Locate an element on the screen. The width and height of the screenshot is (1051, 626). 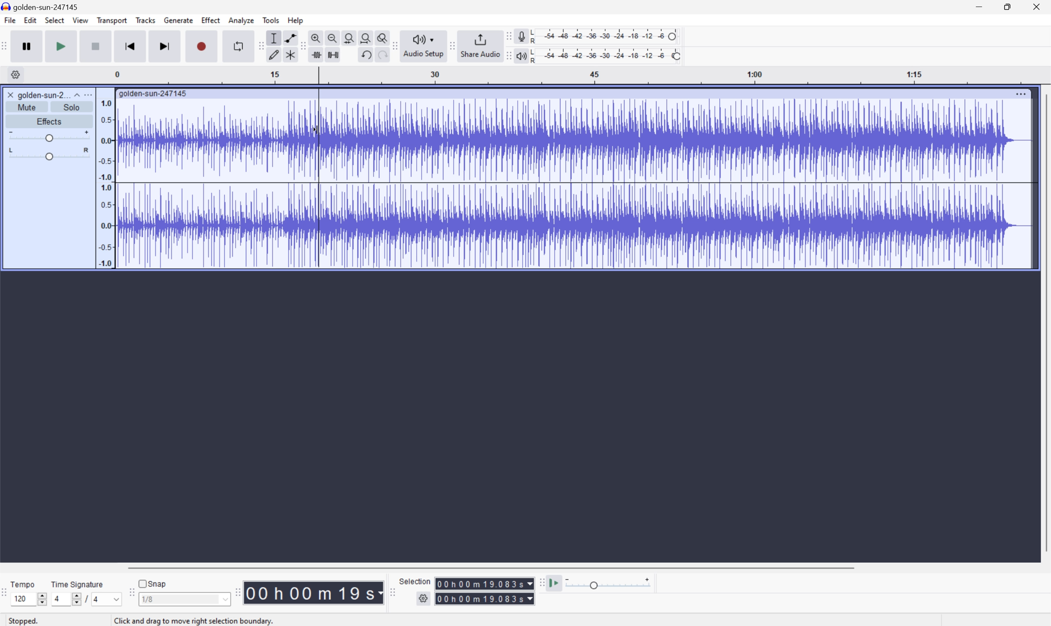
Tracks is located at coordinates (145, 20).